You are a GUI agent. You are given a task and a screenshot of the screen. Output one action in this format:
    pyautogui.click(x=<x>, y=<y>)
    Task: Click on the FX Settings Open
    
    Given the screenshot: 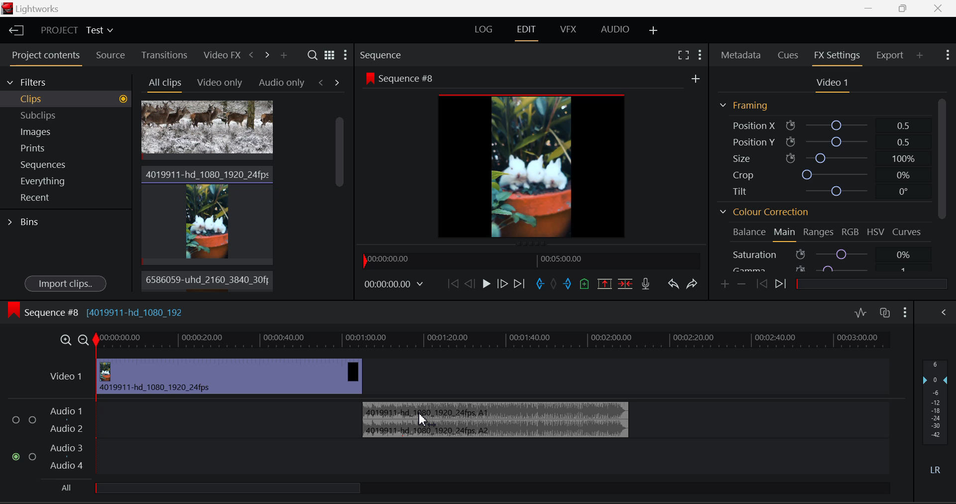 What is the action you would take?
    pyautogui.click(x=838, y=56)
    